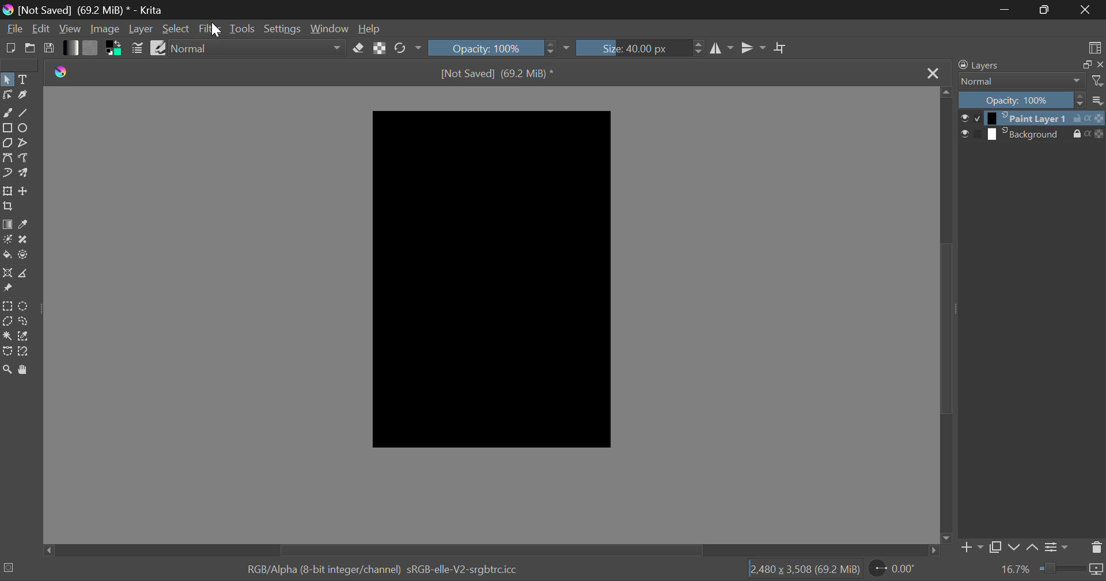 The height and width of the screenshot is (581, 1106). I want to click on filter, so click(1095, 81).